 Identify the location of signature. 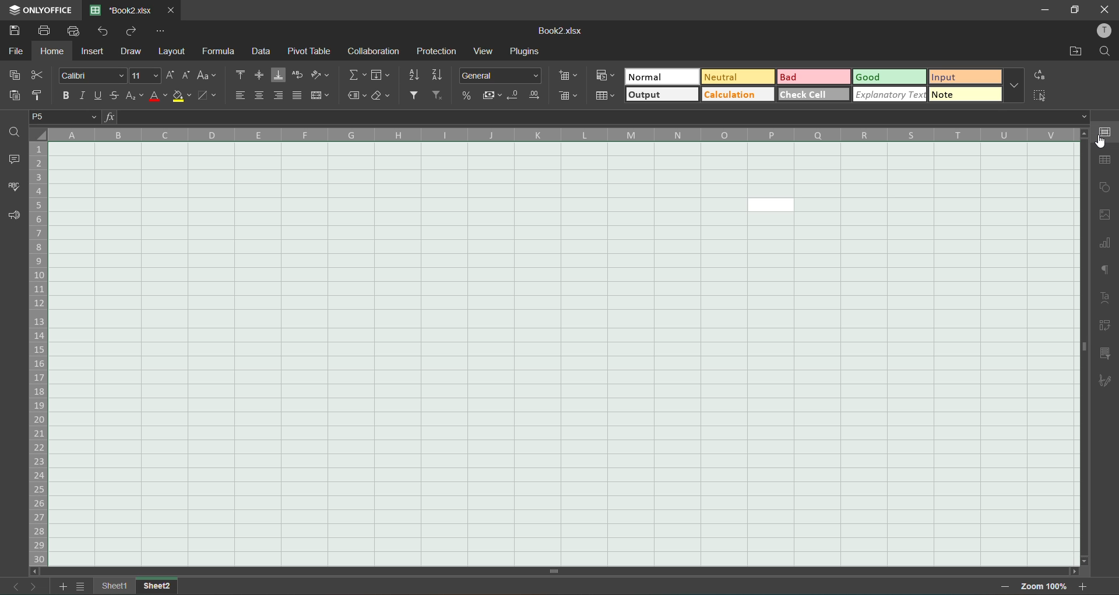
(1105, 381).